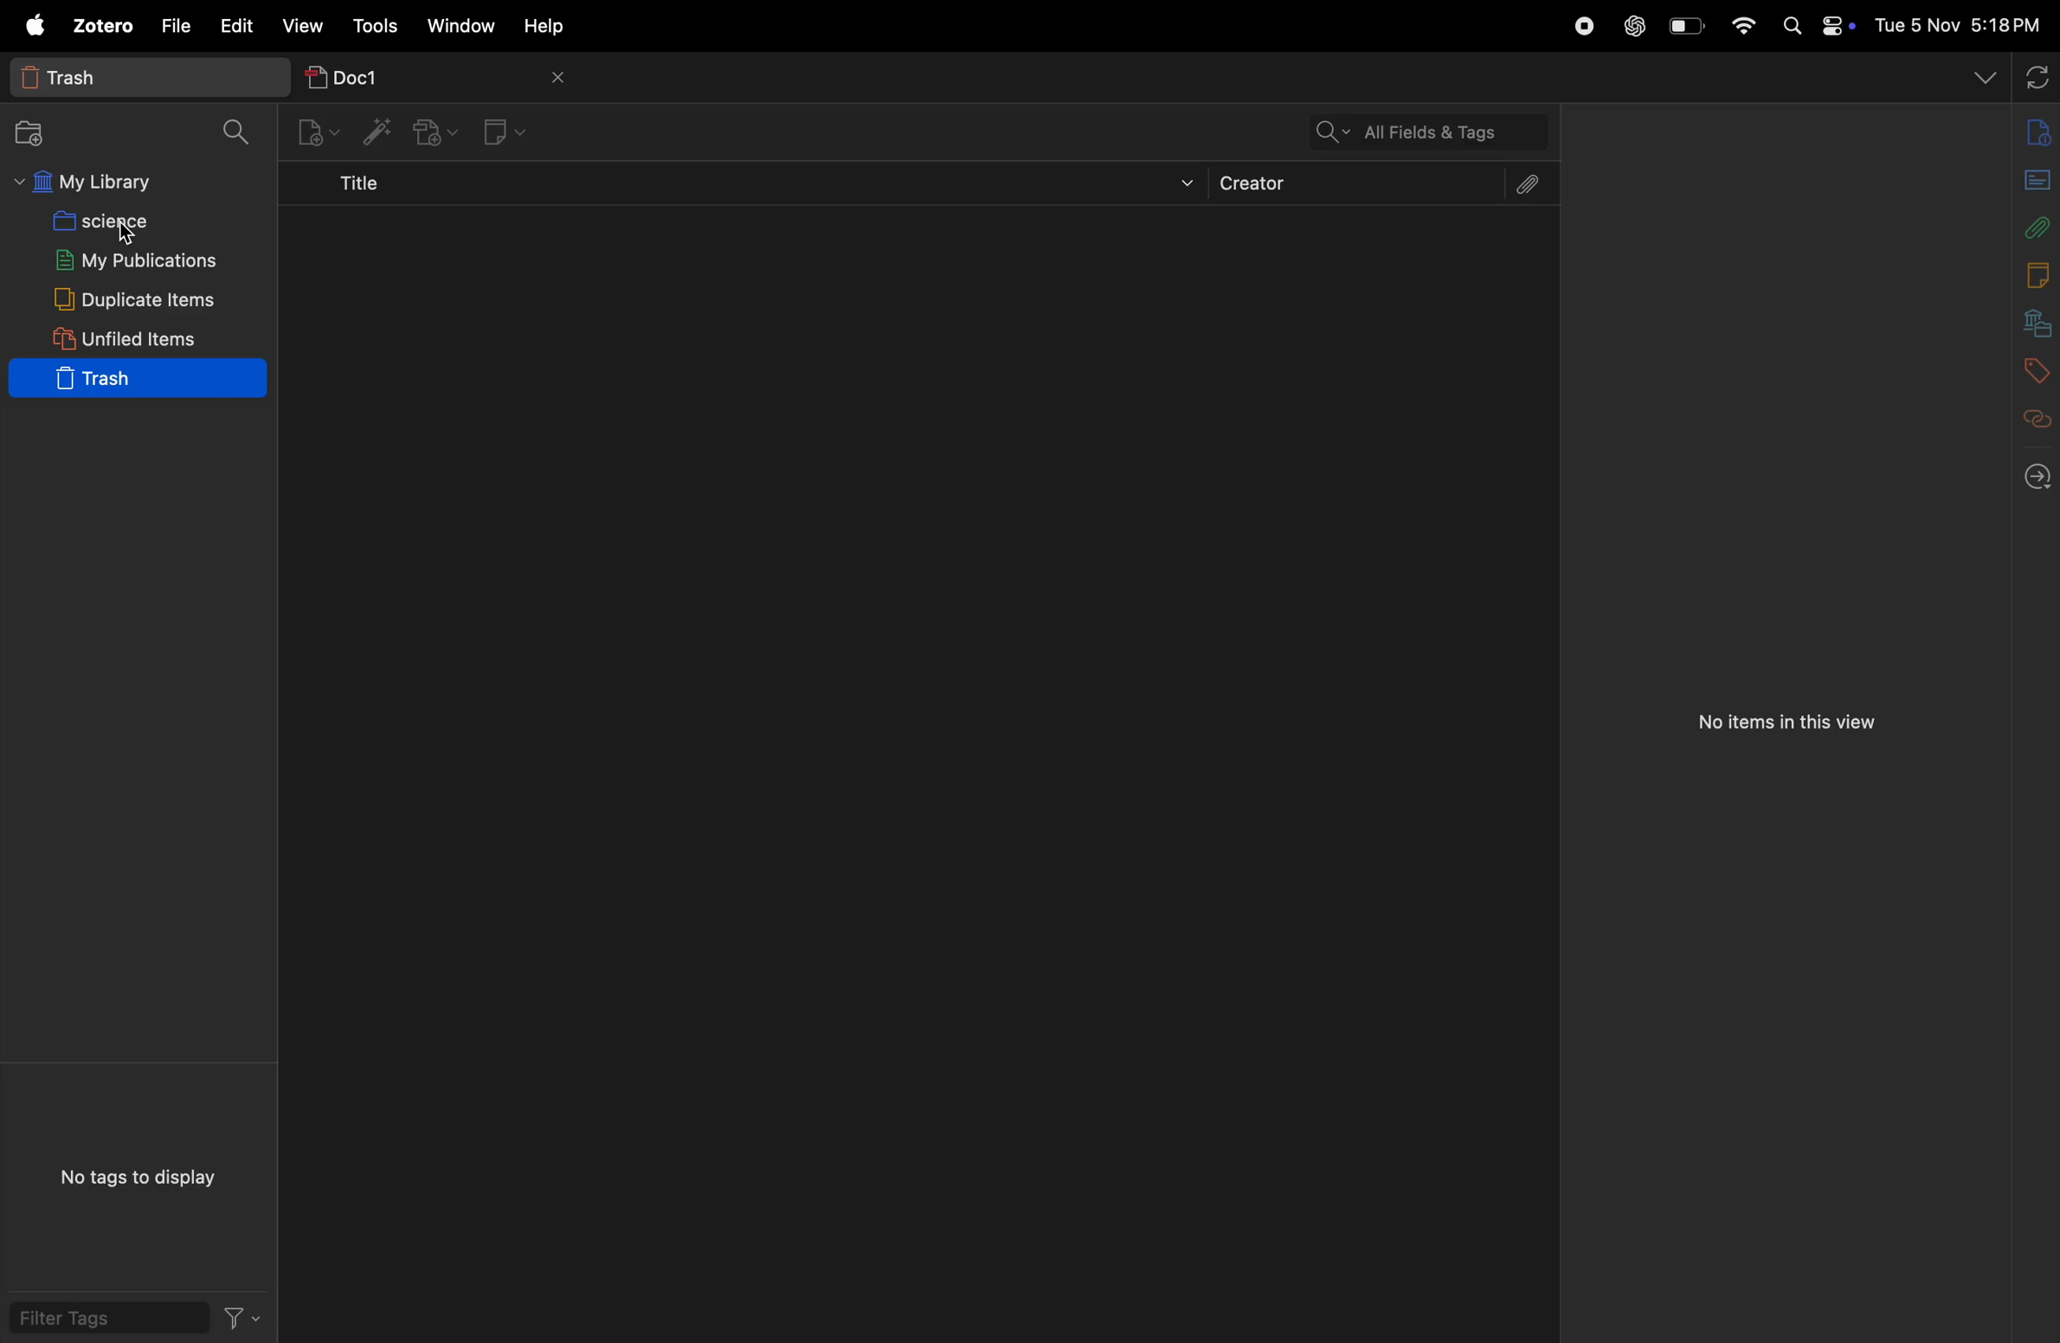 The image size is (2060, 1343). I want to click on new note, so click(505, 131).